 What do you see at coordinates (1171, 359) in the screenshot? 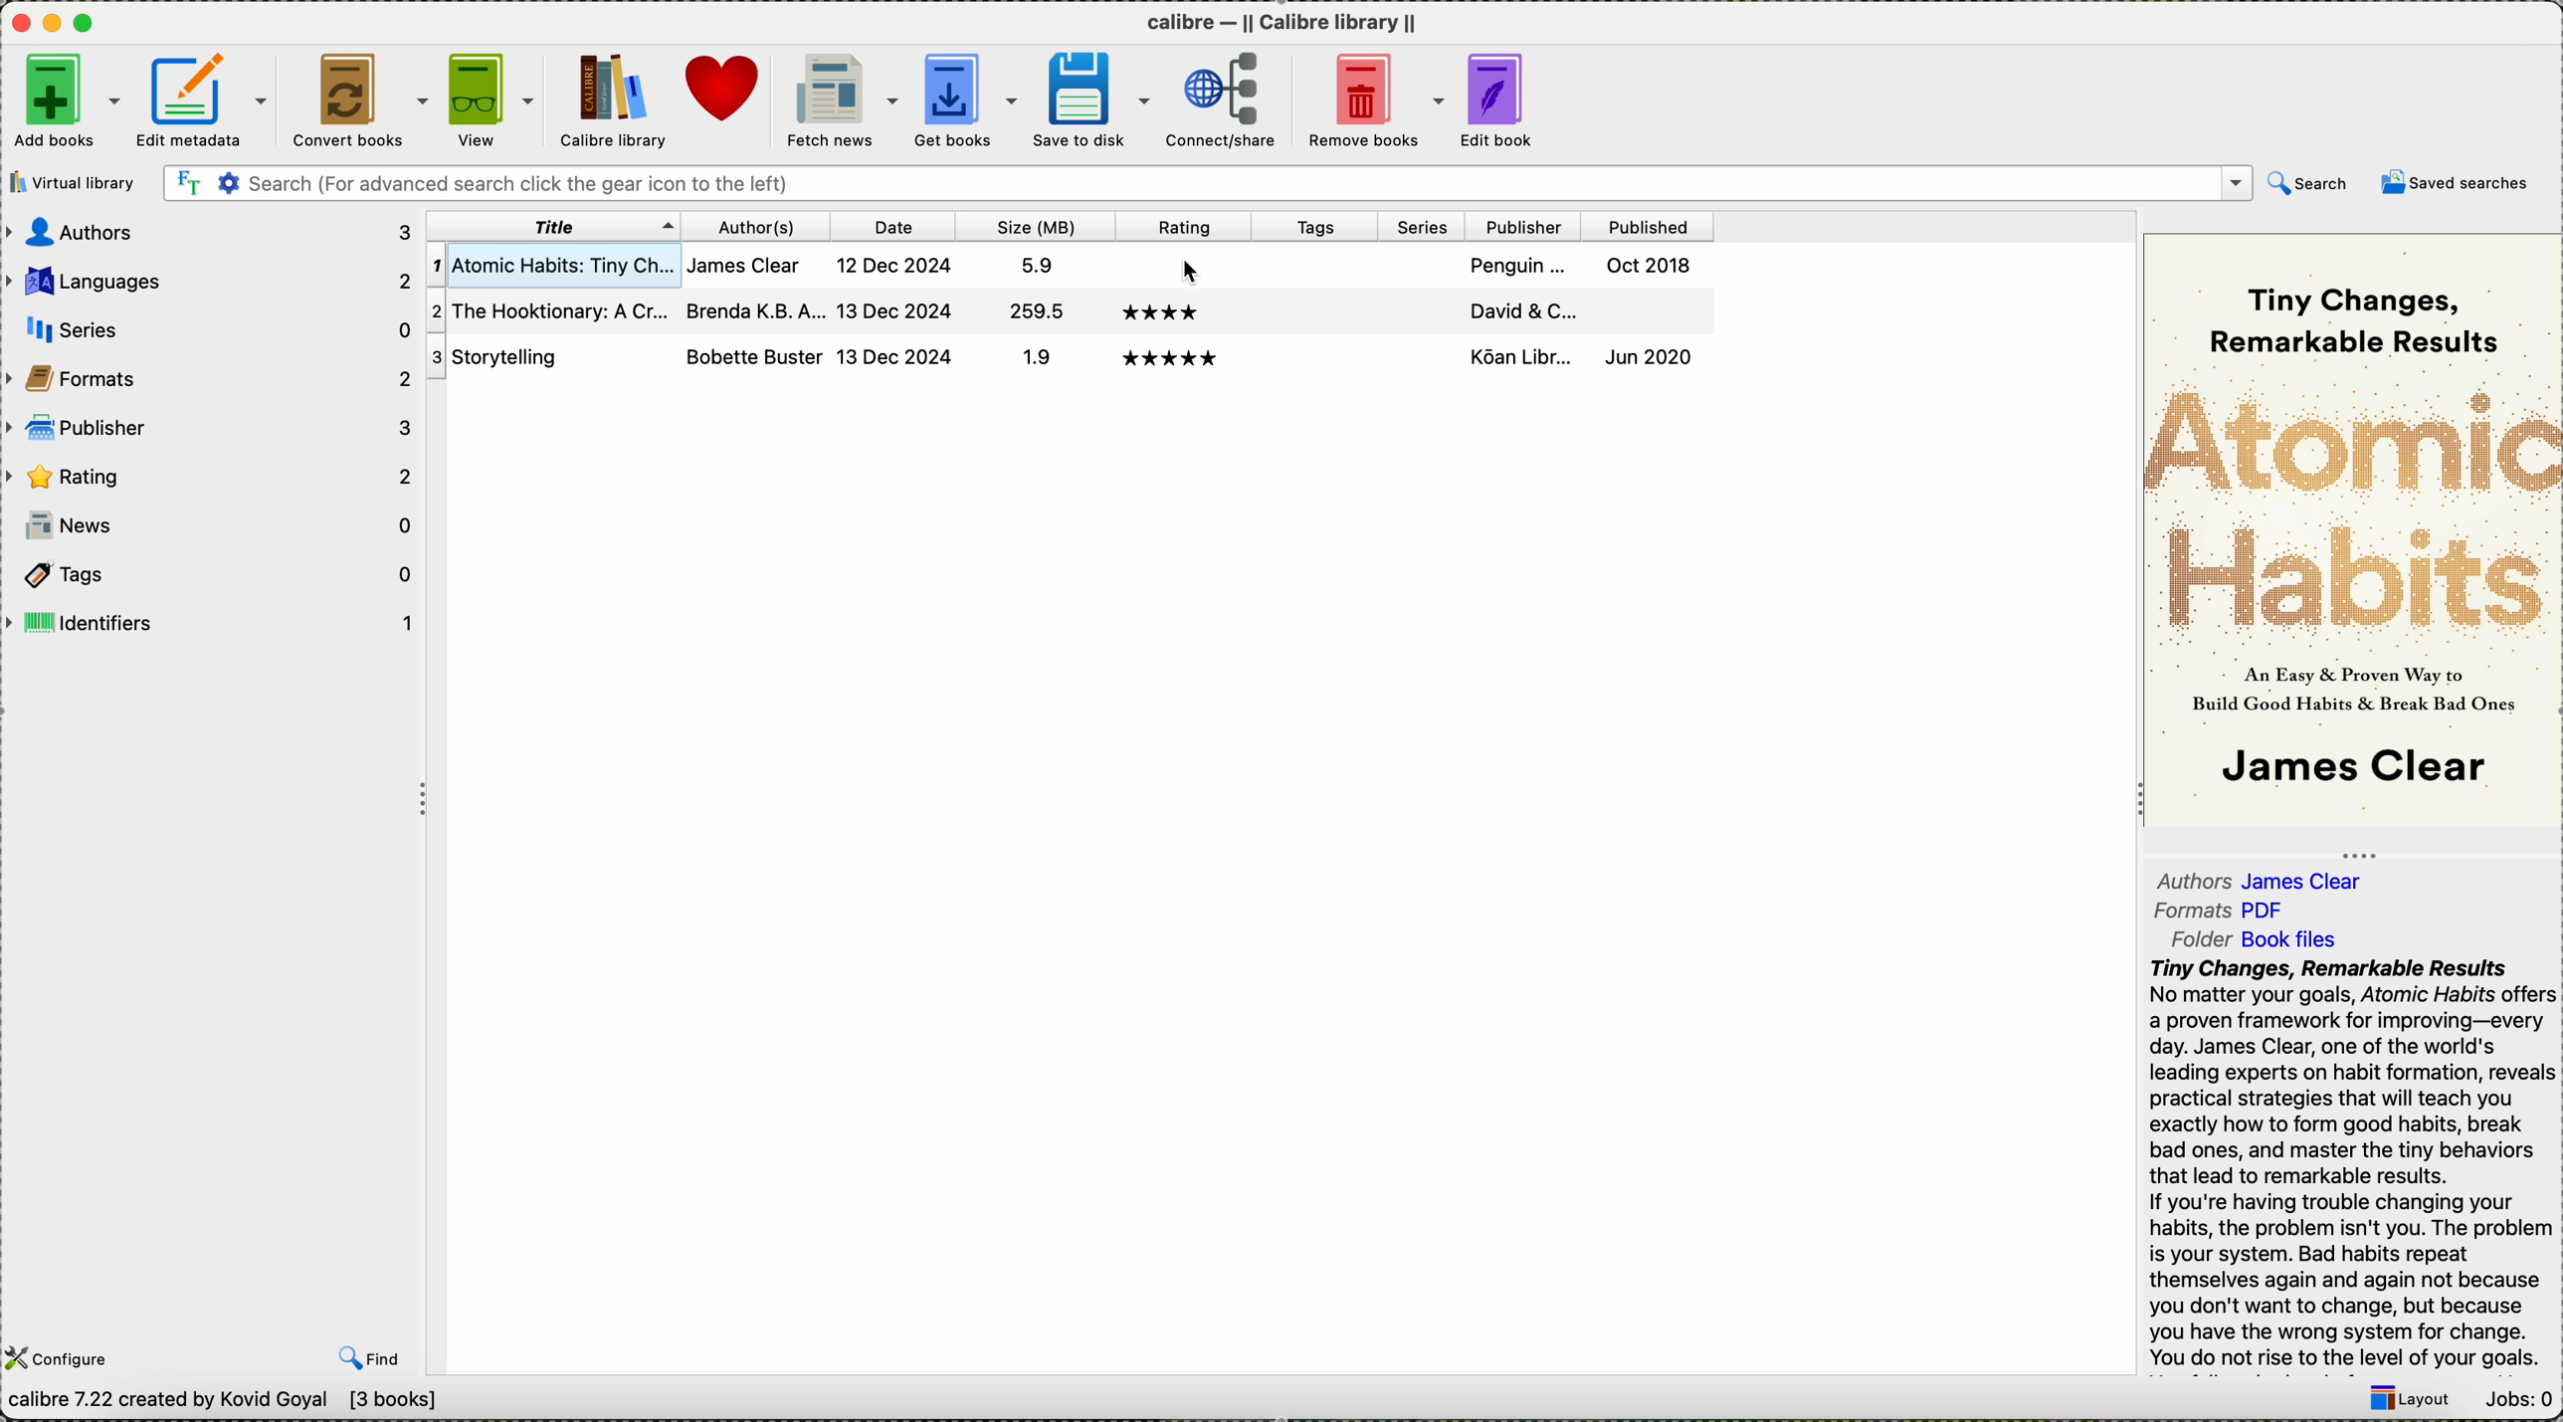
I see `5 star` at bounding box center [1171, 359].